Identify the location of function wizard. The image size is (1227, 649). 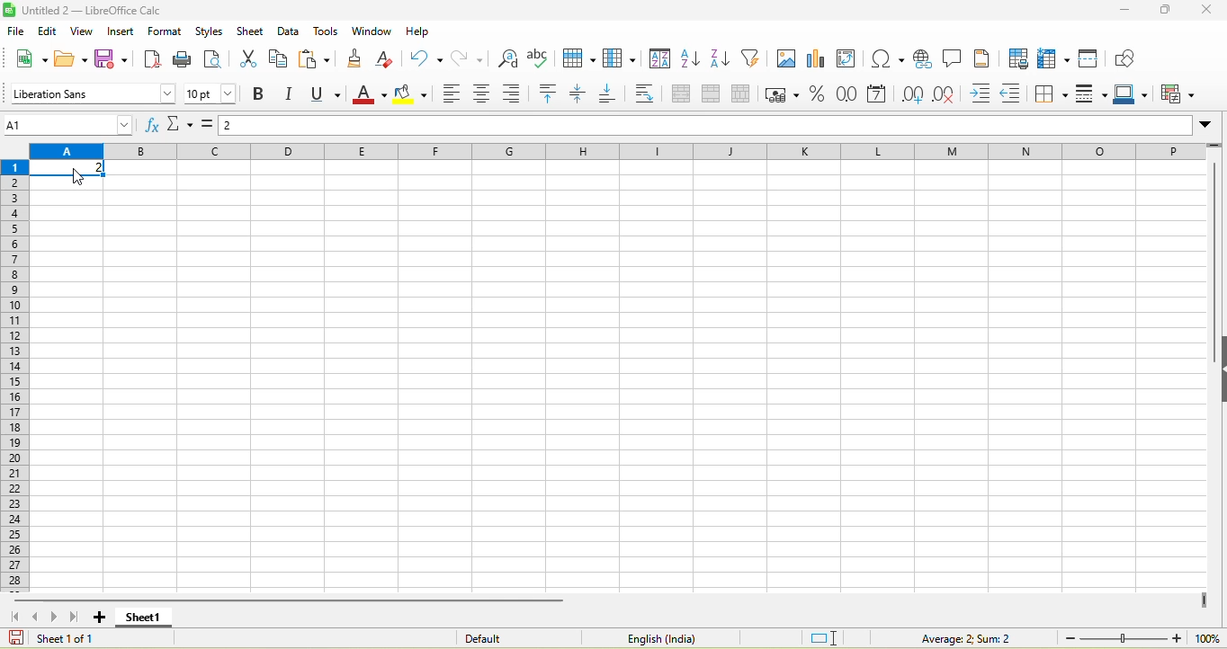
(152, 125).